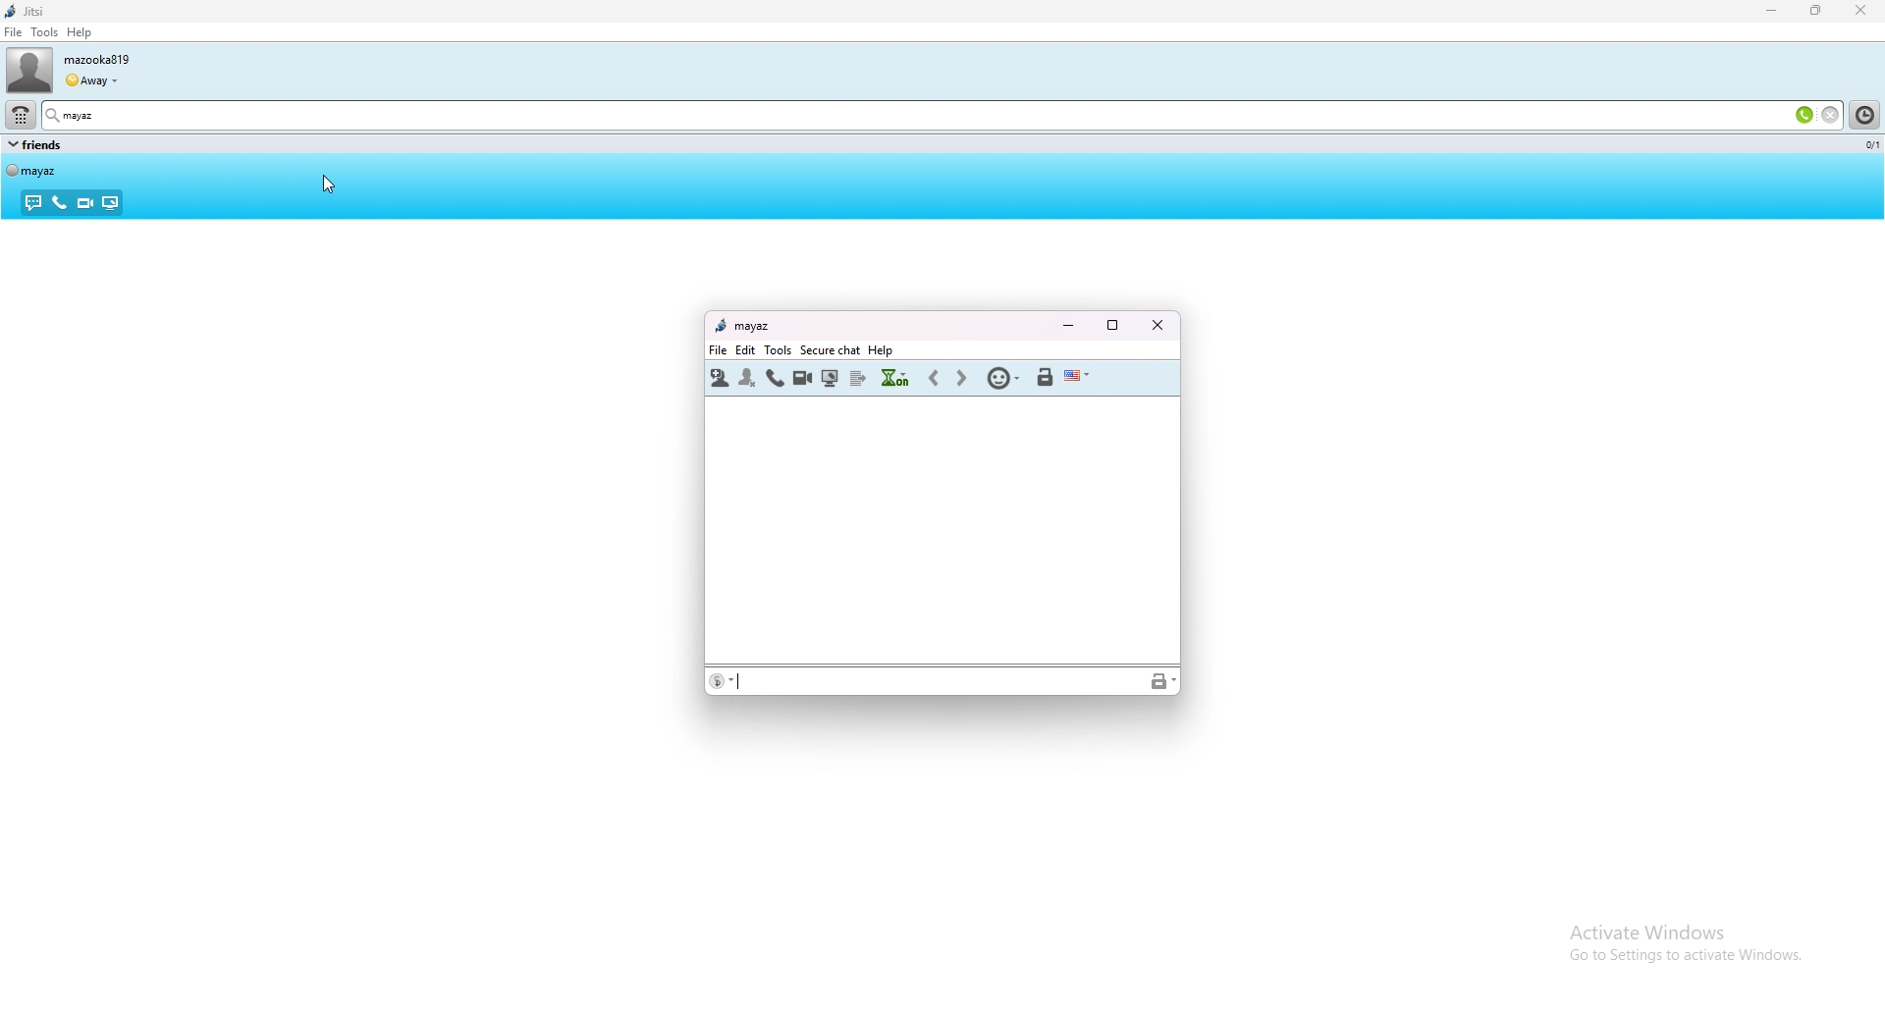 This screenshot has height=1011, width=1885. I want to click on mayaz, so click(110, 114).